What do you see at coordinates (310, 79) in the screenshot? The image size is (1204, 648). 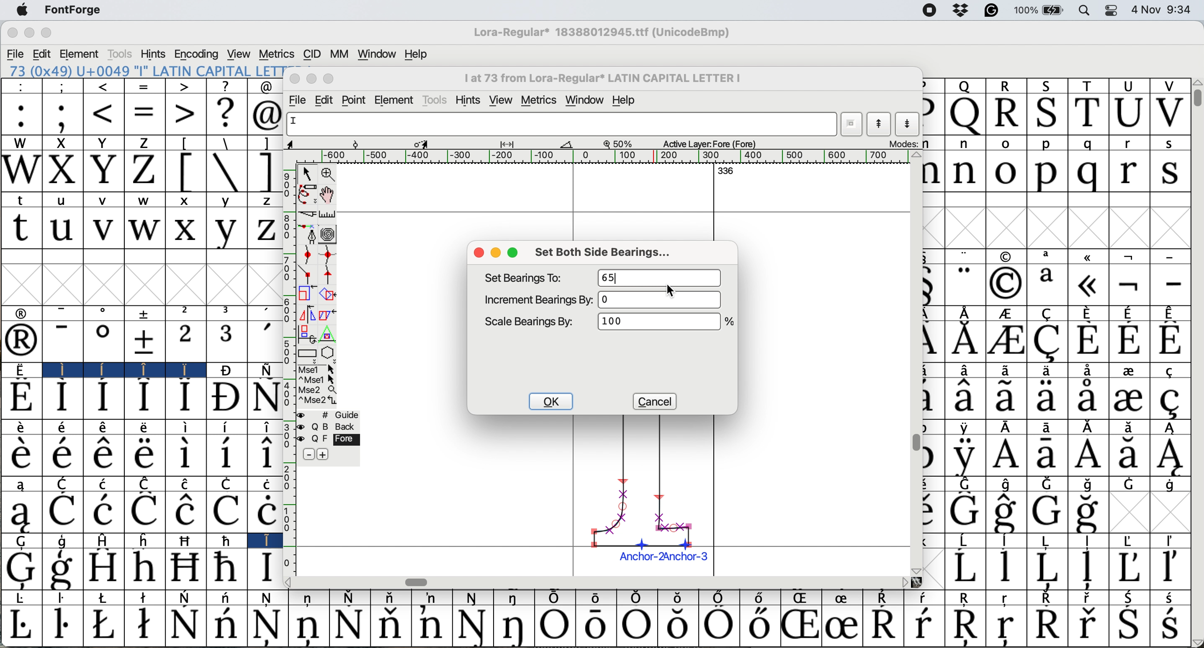 I see `minimise` at bounding box center [310, 79].